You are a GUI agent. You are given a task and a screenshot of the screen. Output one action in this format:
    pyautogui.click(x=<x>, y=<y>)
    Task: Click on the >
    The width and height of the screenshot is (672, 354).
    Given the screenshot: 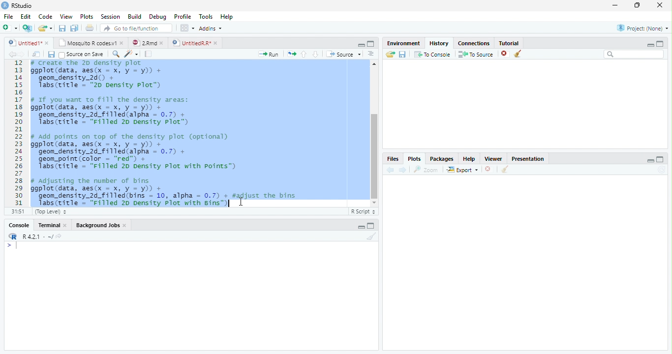 What is the action you would take?
    pyautogui.click(x=12, y=246)
    